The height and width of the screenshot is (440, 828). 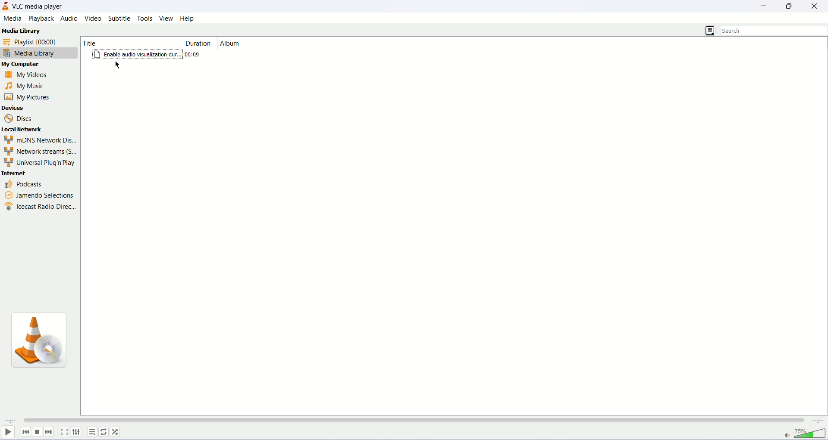 What do you see at coordinates (115, 432) in the screenshot?
I see `random` at bounding box center [115, 432].